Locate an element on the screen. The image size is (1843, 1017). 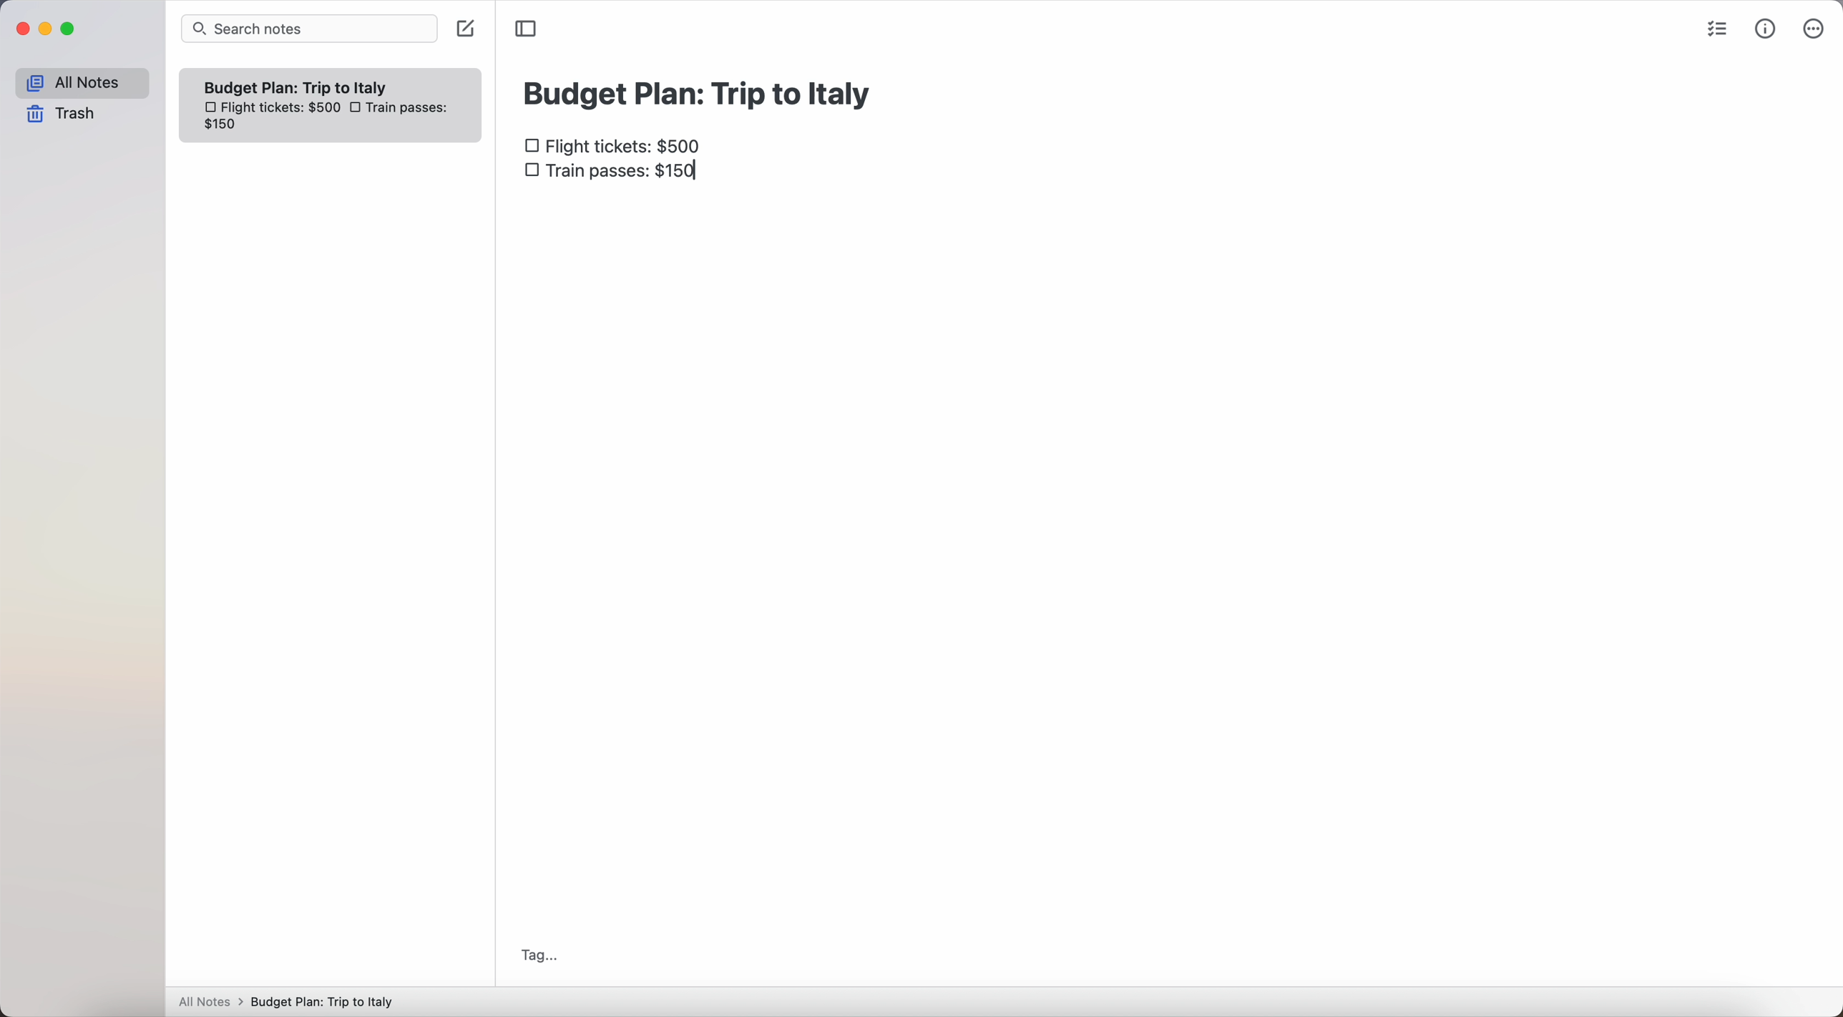
maximize is located at coordinates (72, 29).